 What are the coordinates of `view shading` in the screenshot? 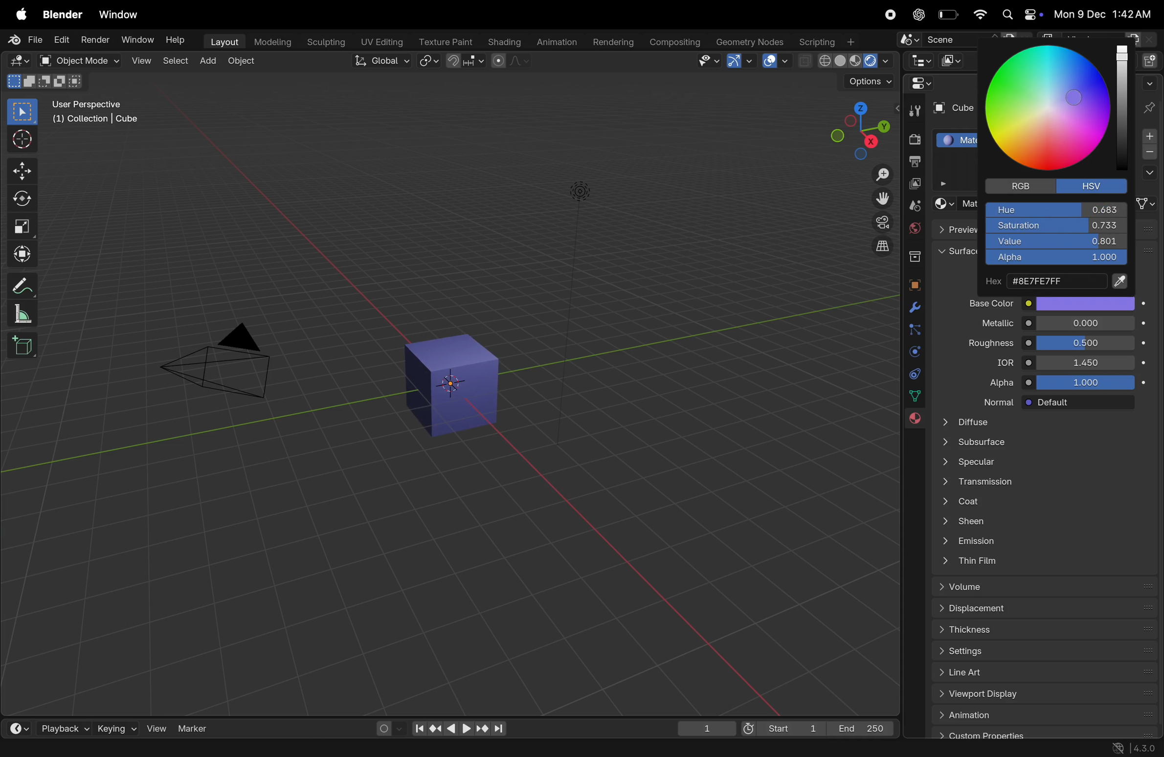 It's located at (846, 62).